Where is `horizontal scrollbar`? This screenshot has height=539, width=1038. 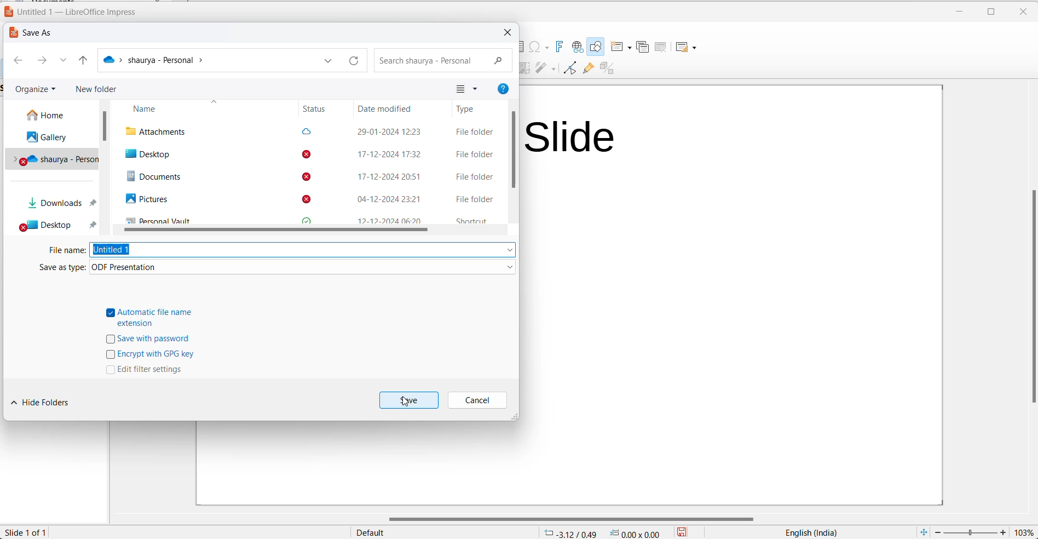 horizontal scrollbar is located at coordinates (572, 518).